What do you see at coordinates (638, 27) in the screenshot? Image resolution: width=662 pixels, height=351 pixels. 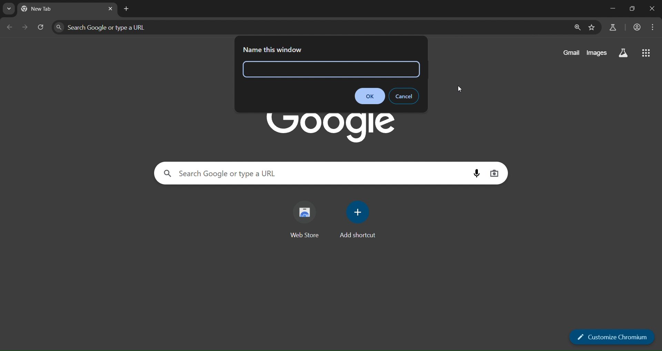 I see `account` at bounding box center [638, 27].